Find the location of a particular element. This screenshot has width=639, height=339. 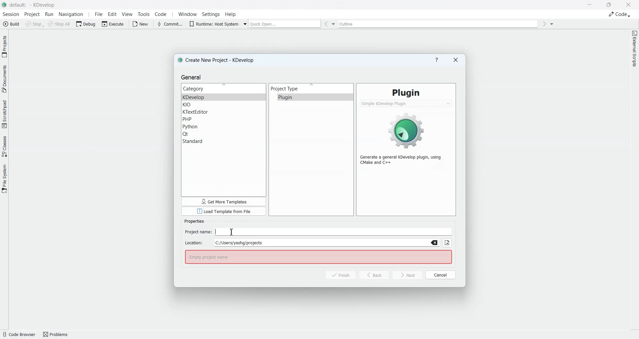

Drop down box is located at coordinates (552, 24).